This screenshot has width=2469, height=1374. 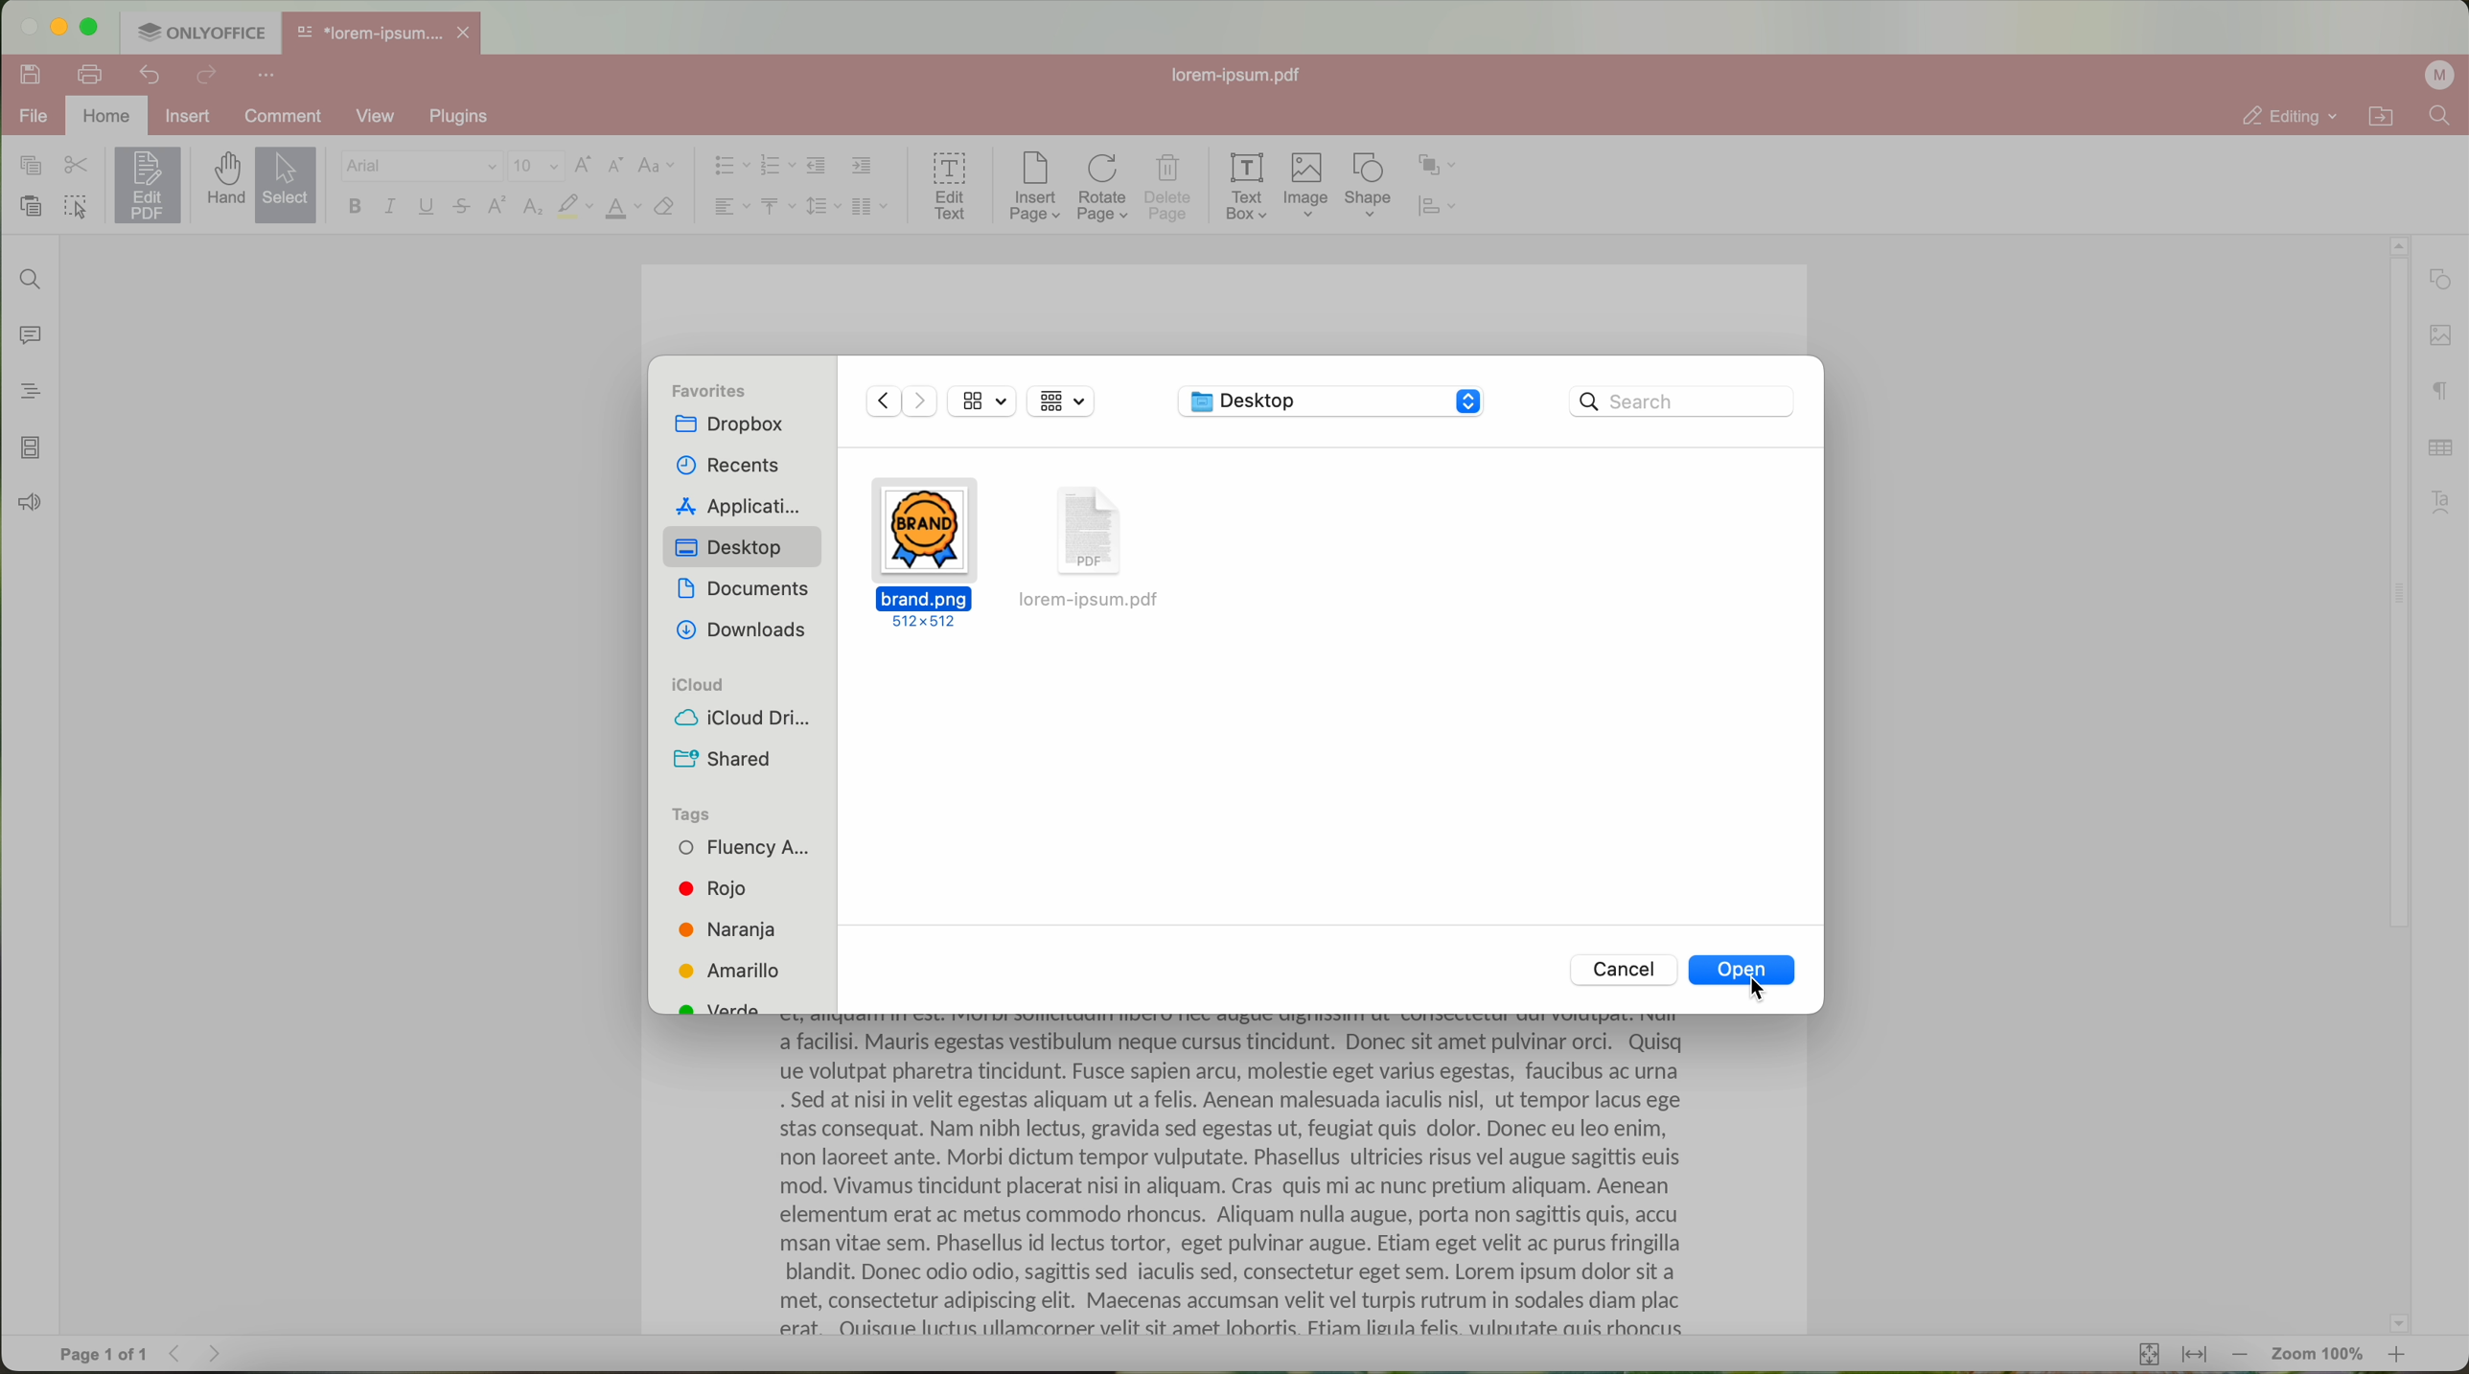 What do you see at coordinates (2241, 1355) in the screenshot?
I see `zoom out` at bounding box center [2241, 1355].